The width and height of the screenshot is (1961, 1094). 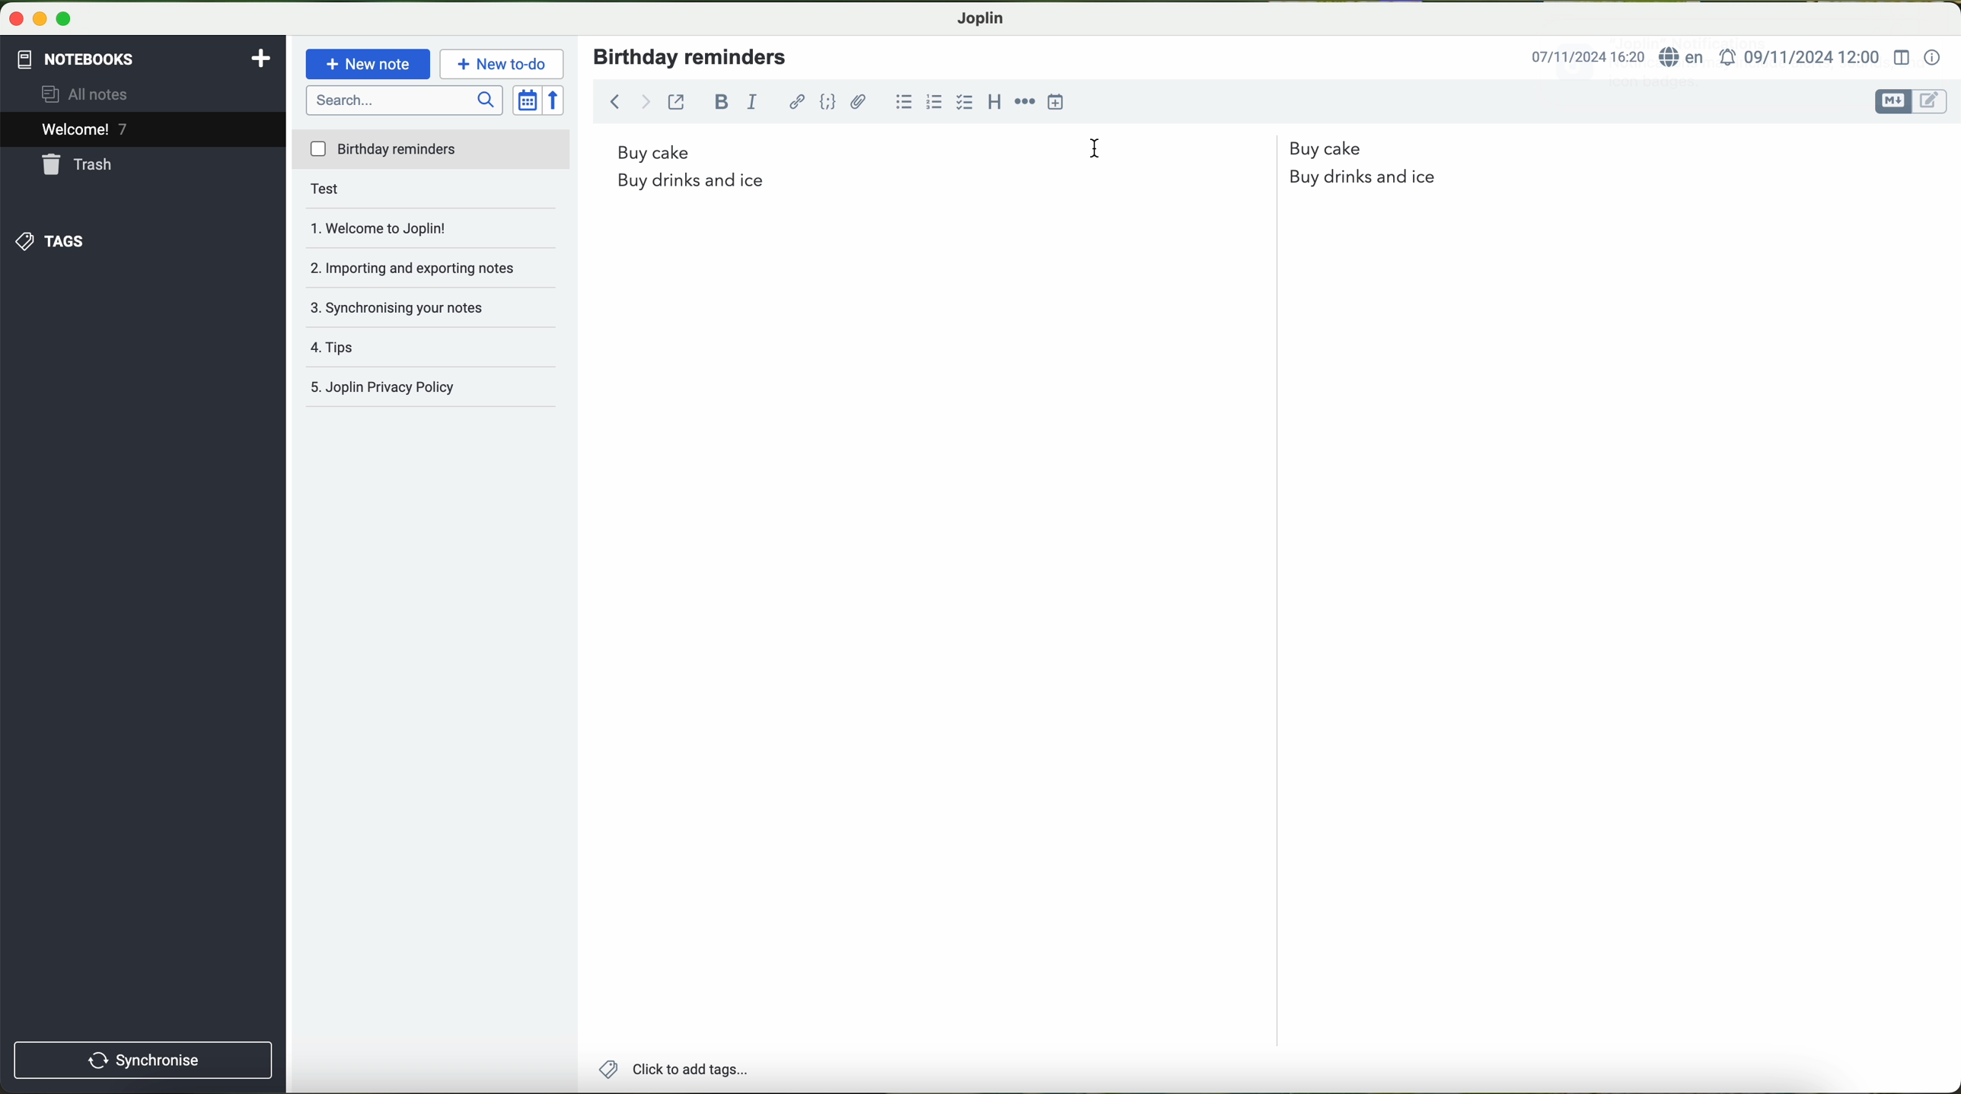 I want to click on toggle external editing, so click(x=677, y=101).